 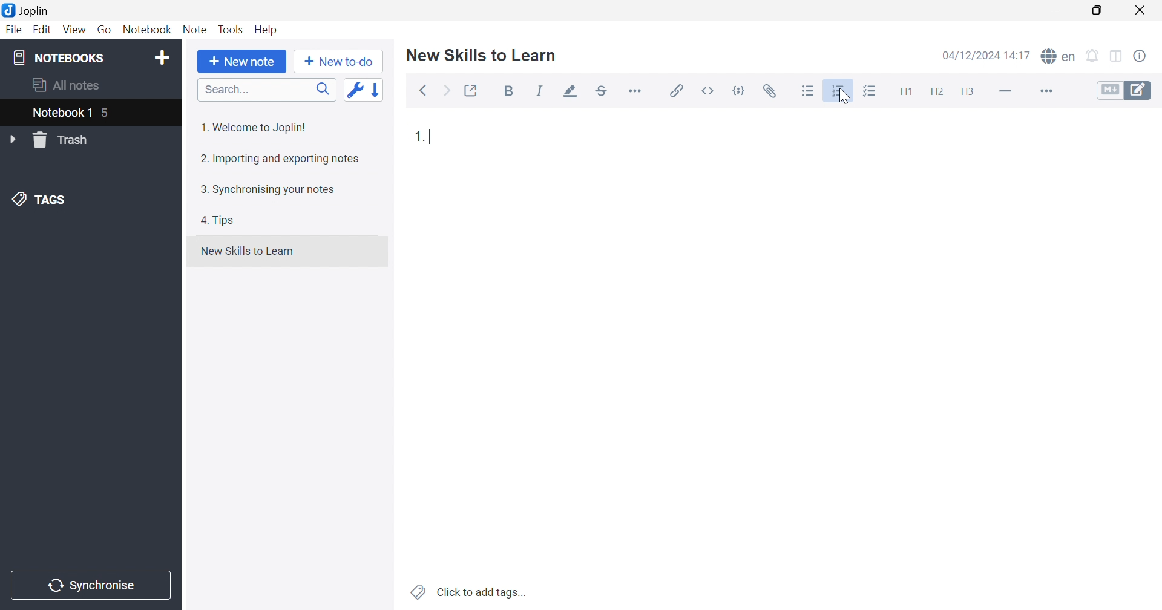 What do you see at coordinates (635, 90) in the screenshot?
I see `More...` at bounding box center [635, 90].